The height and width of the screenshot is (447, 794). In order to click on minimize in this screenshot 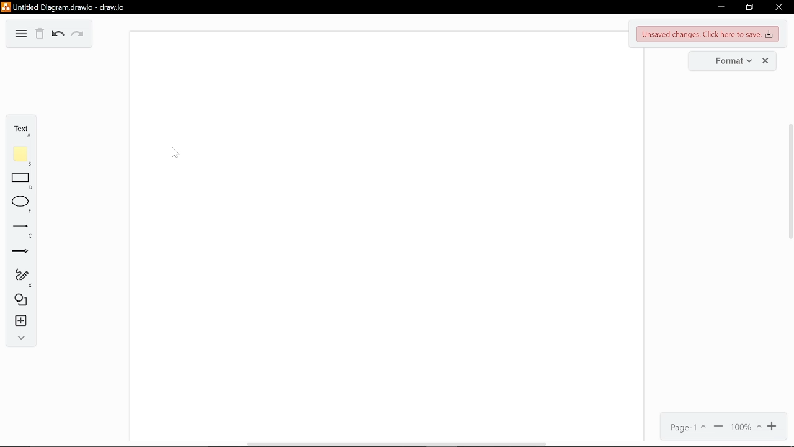, I will do `click(721, 7)`.